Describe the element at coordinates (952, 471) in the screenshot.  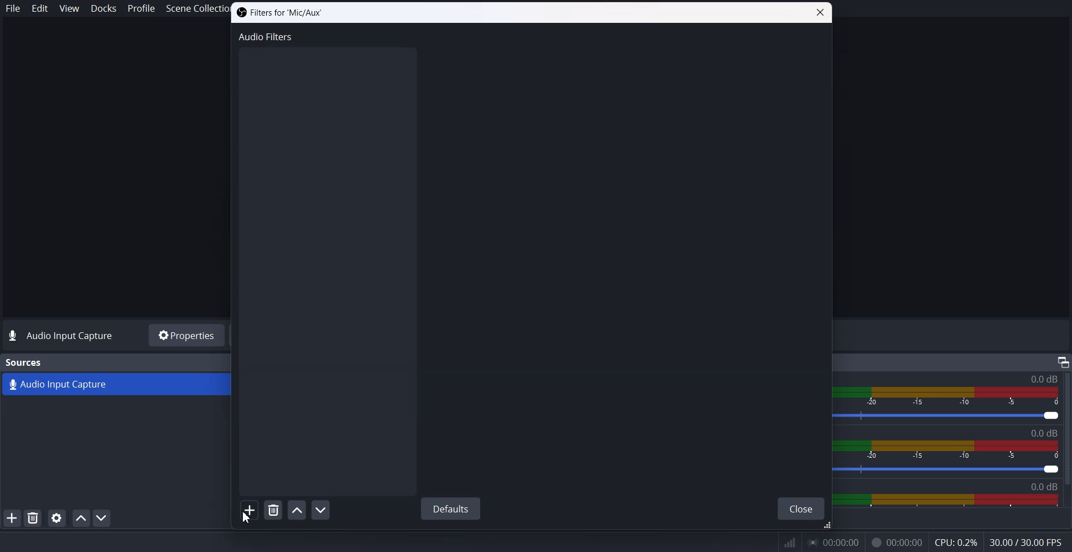
I see `Volume level adjuster` at that location.